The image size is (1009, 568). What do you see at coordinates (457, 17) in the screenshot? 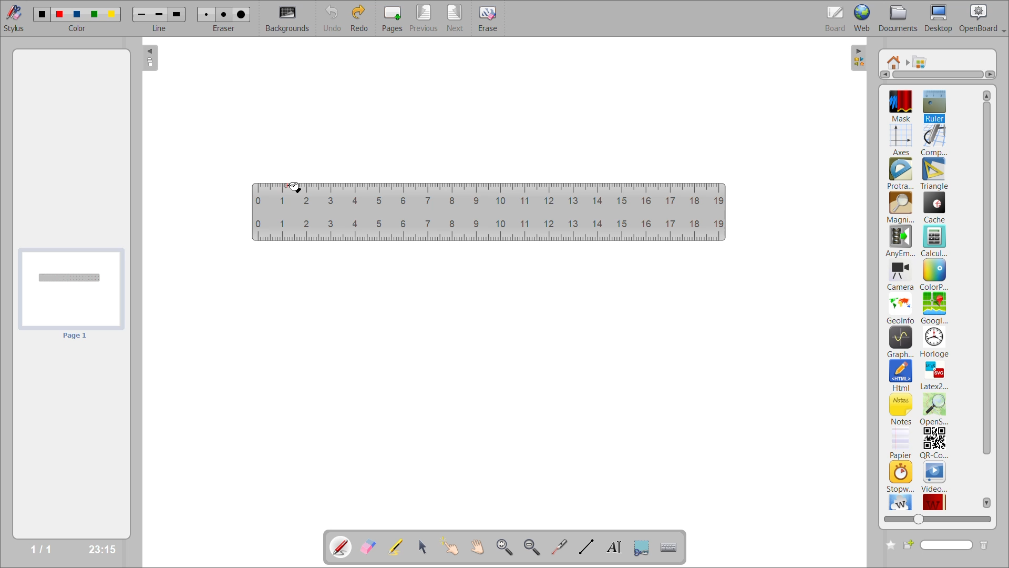
I see `next` at bounding box center [457, 17].